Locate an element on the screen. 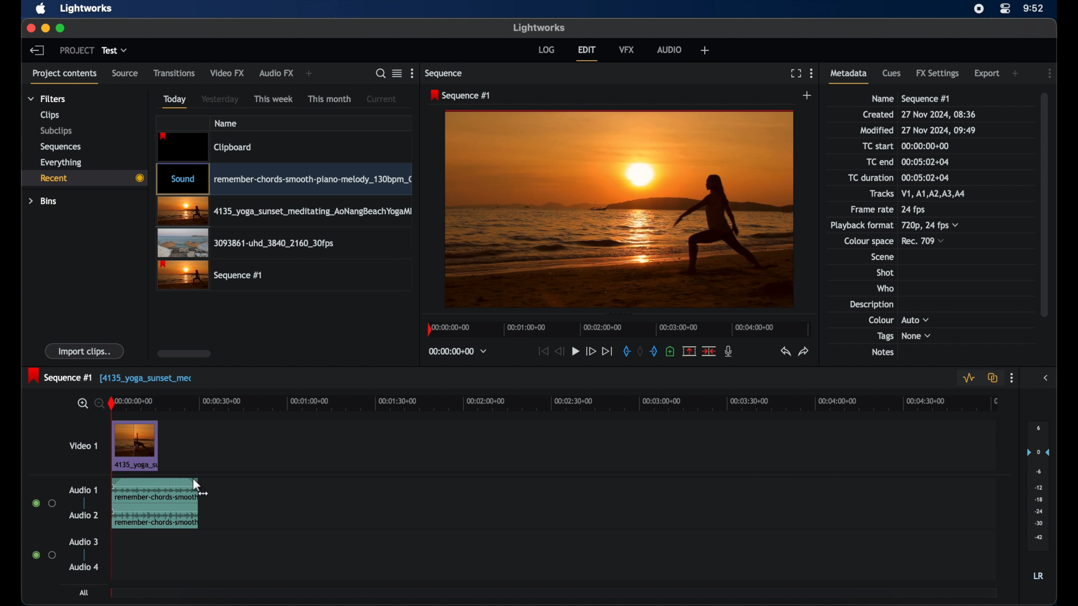 This screenshot has width=1078, height=606. sequence 1 is located at coordinates (926, 99).